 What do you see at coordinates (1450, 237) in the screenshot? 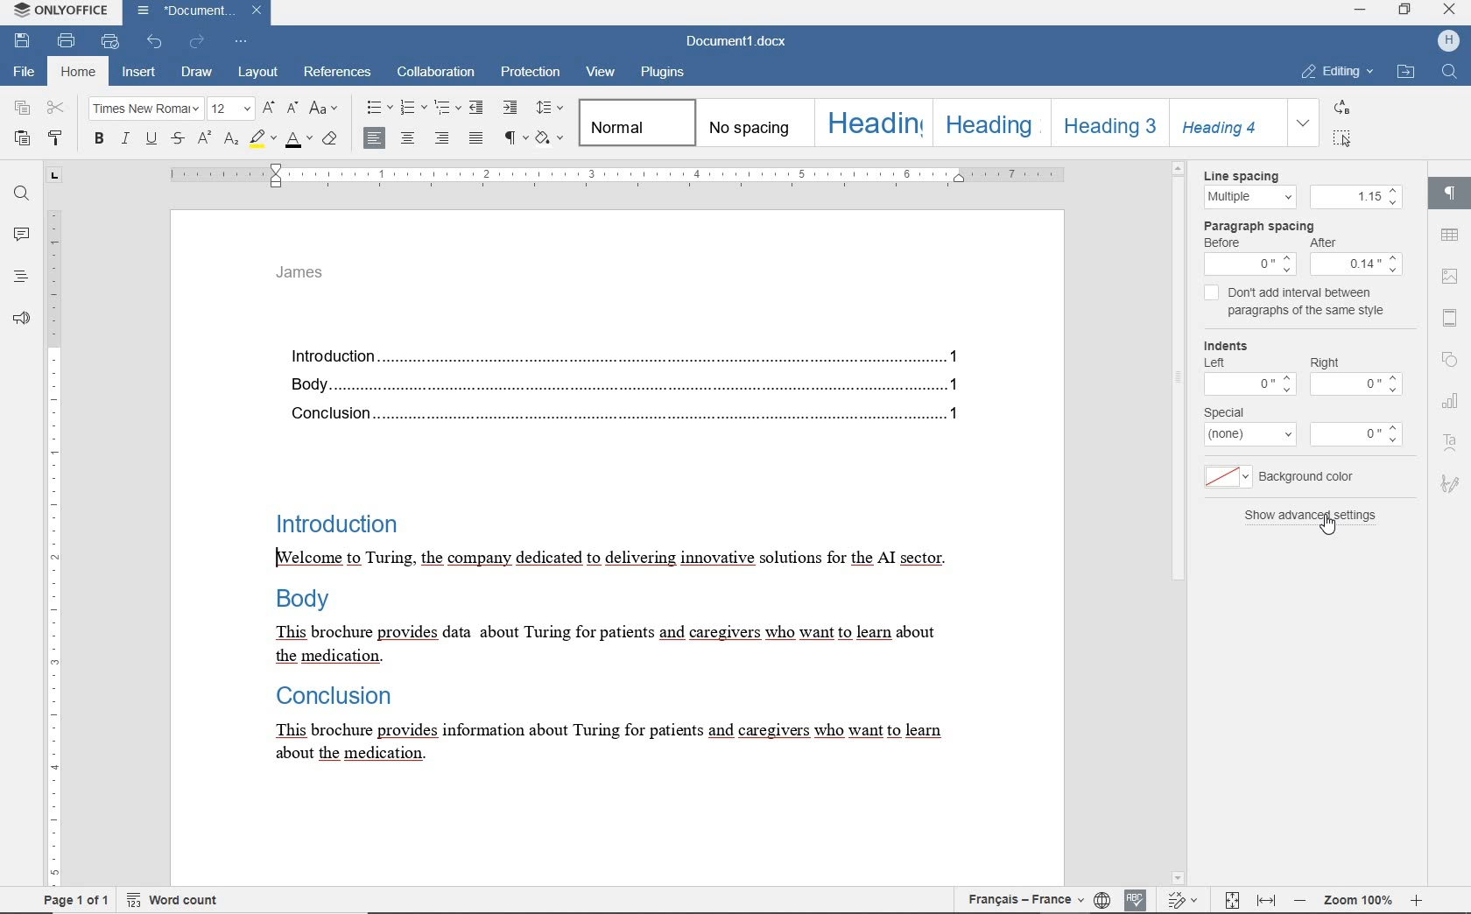
I see `table` at bounding box center [1450, 237].